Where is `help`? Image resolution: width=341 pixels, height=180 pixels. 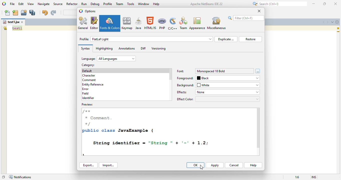
help is located at coordinates (253, 165).